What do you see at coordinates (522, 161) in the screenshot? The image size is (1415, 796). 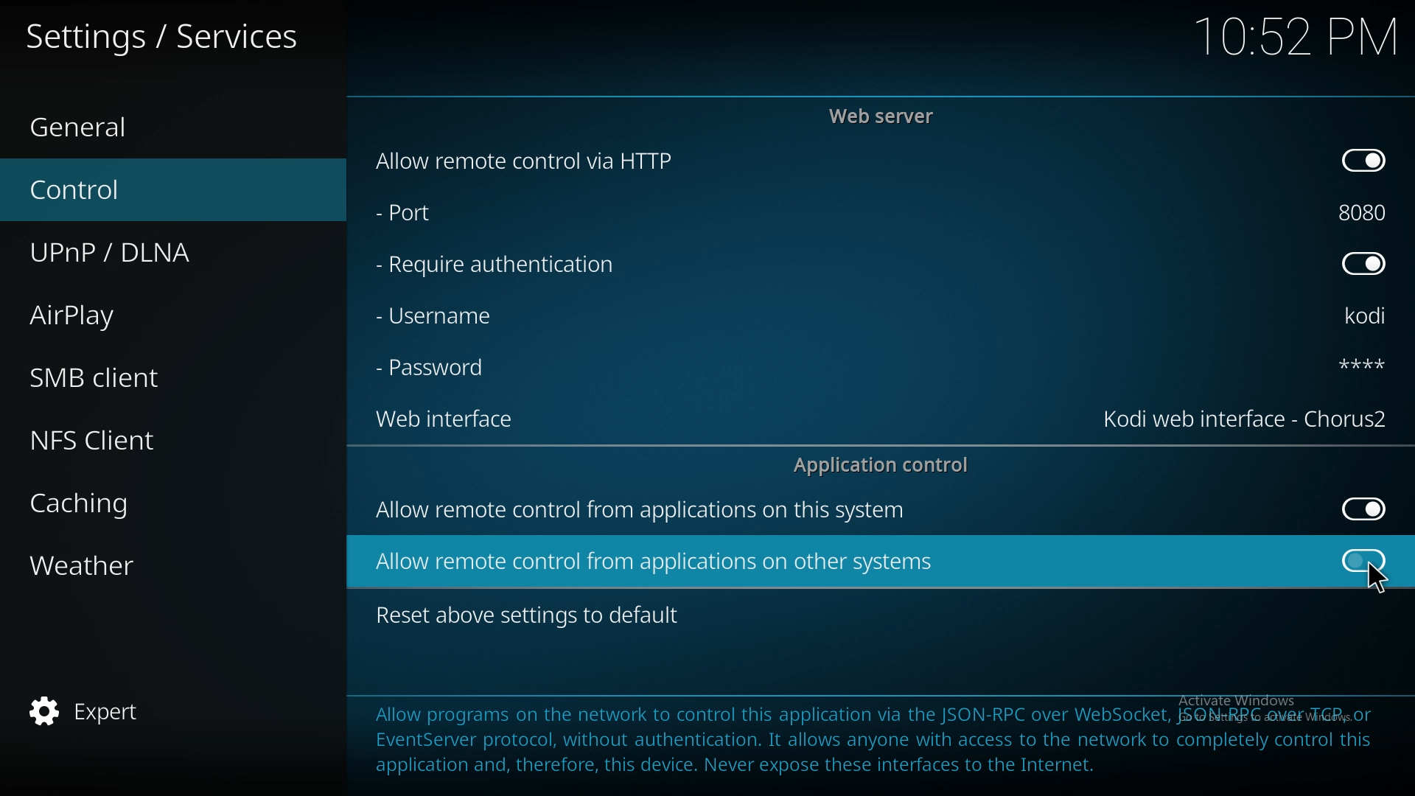 I see `allow remote control via http` at bounding box center [522, 161].